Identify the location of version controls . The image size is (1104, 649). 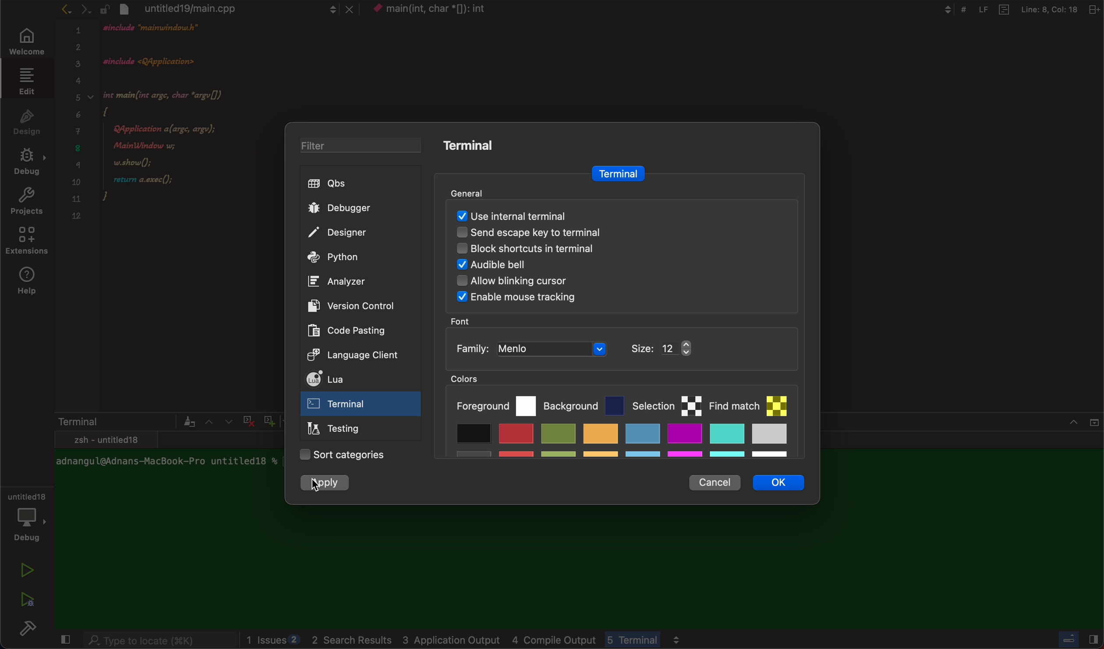
(347, 305).